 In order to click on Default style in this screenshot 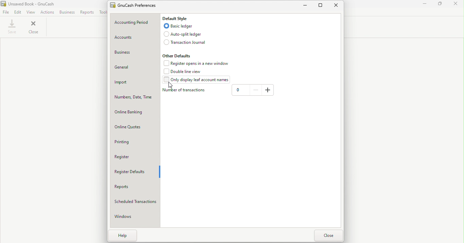, I will do `click(177, 18)`.